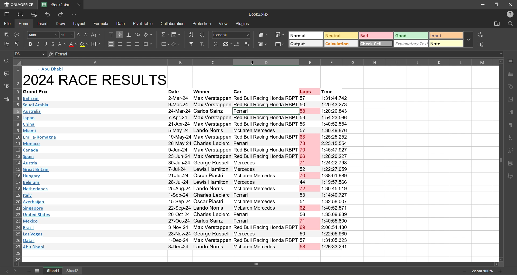  I want to click on |Ssaudi Arabia 9-Mar-24 Max Verstappen Red Bull Racing Honda RBPT 50 1:20:43.273, so click(185, 104).